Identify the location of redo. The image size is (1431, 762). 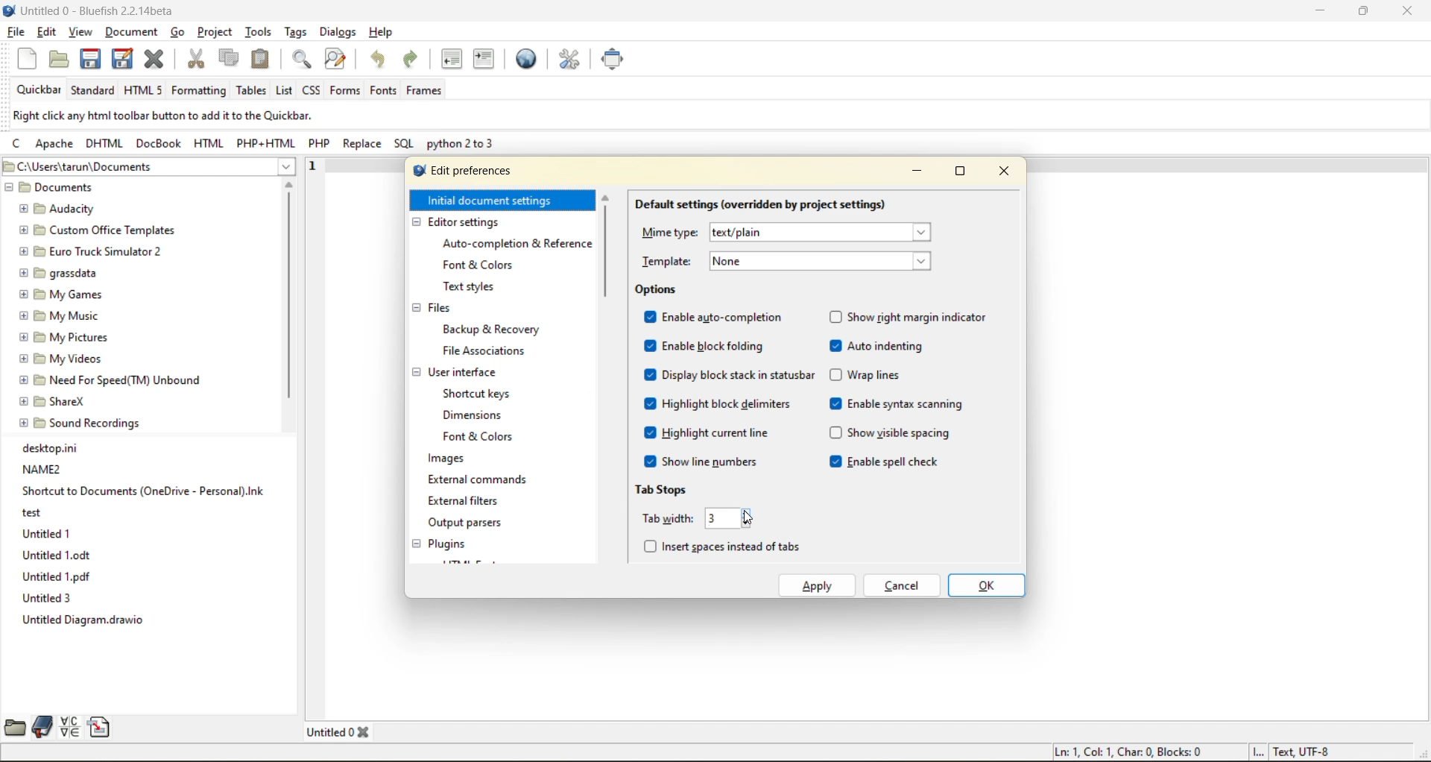
(414, 60).